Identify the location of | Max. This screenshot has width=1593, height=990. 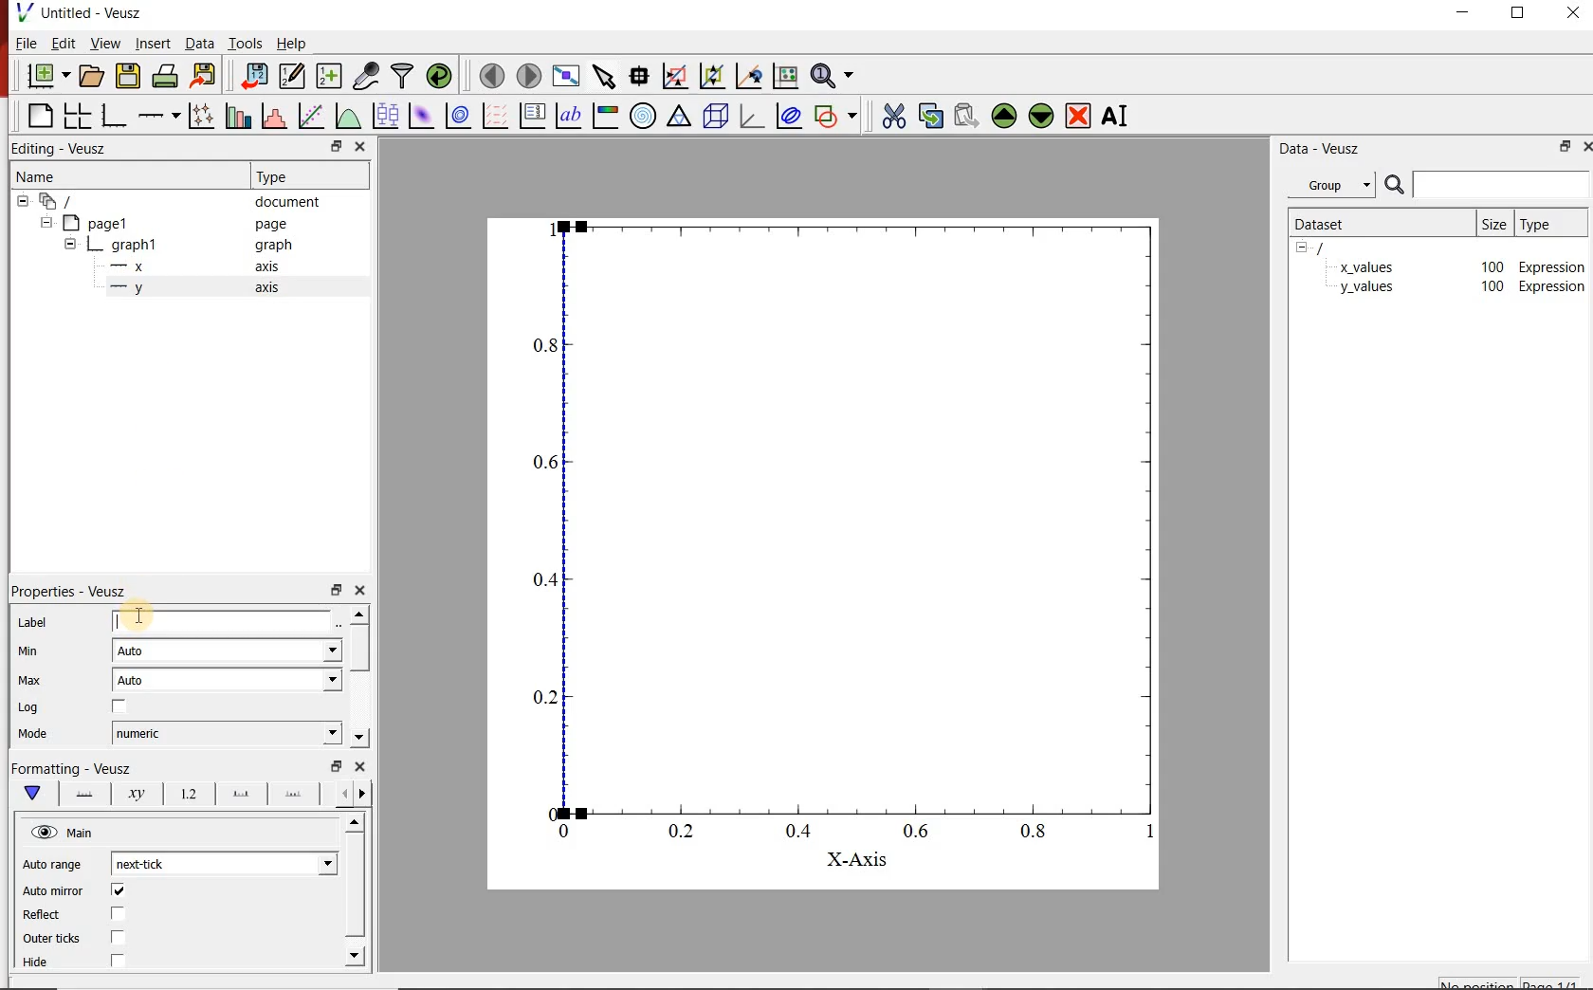
(30, 683).